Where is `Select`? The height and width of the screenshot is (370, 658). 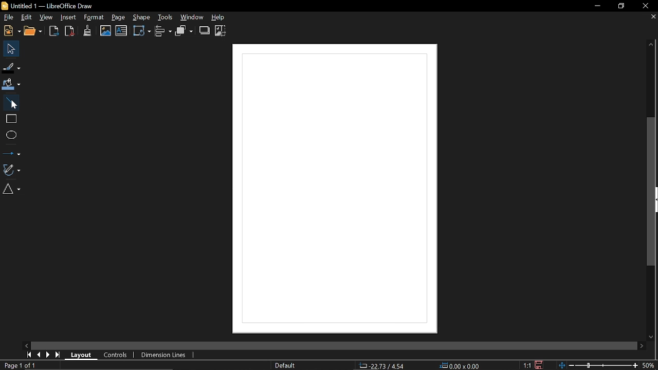 Select is located at coordinates (10, 49).